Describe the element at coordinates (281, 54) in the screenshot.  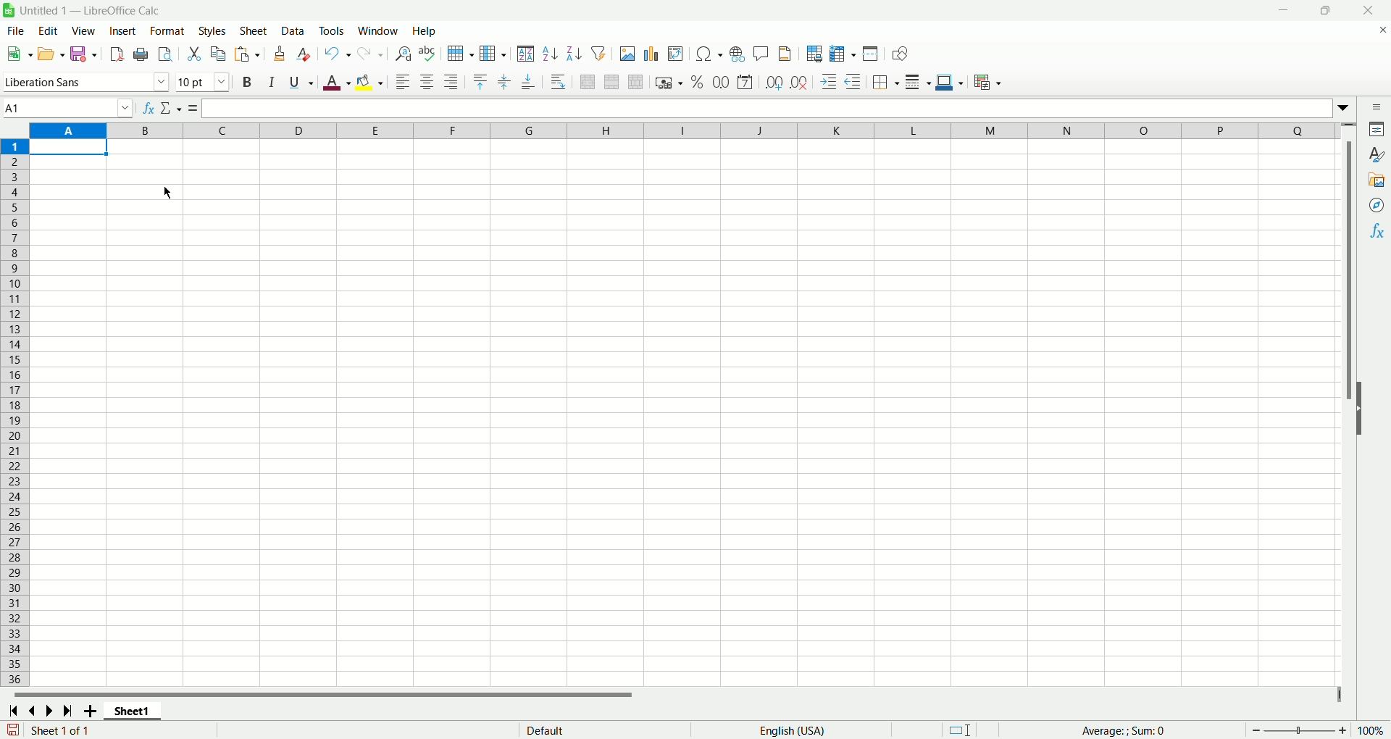
I see `clone formatting` at that location.